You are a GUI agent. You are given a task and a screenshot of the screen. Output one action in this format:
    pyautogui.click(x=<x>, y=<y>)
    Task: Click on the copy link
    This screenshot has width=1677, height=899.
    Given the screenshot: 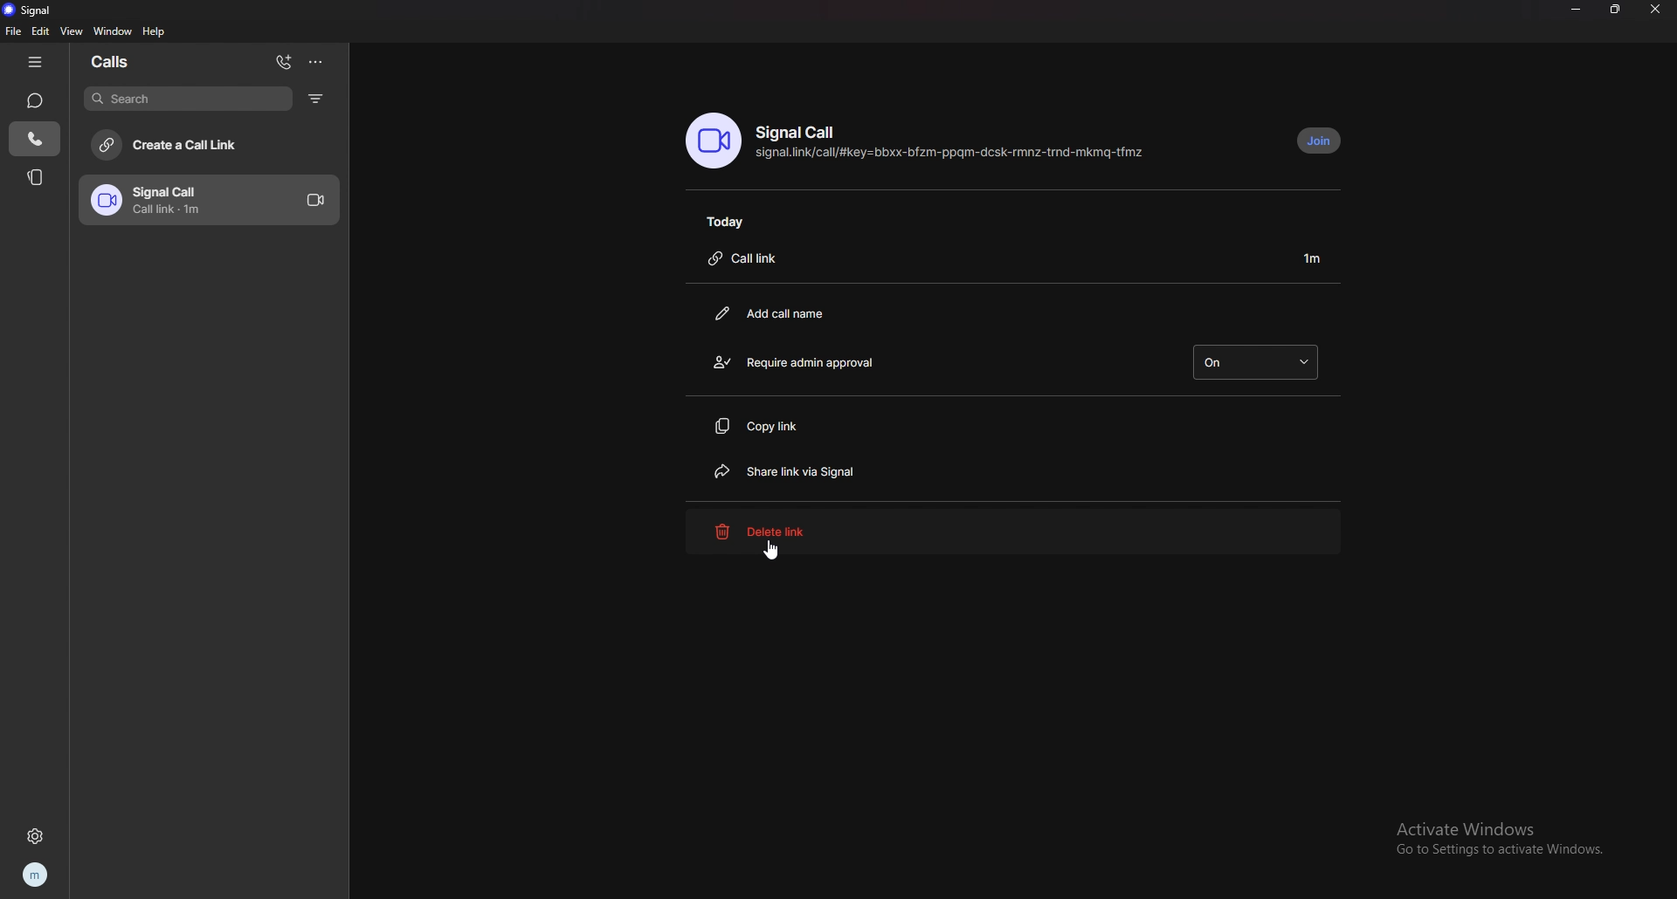 What is the action you would take?
    pyautogui.click(x=783, y=426)
    